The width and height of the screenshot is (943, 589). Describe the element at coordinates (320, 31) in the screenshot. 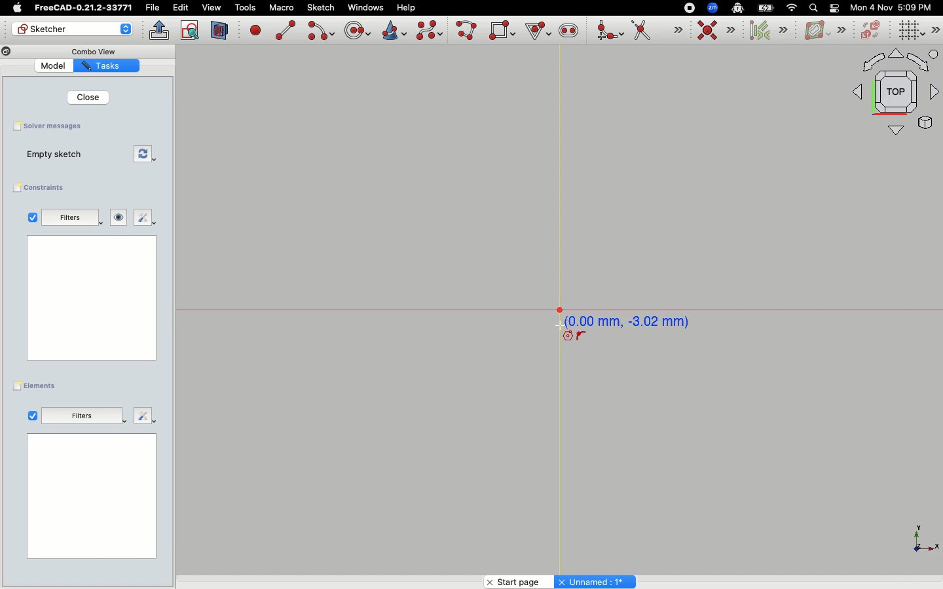

I see `Create arc` at that location.